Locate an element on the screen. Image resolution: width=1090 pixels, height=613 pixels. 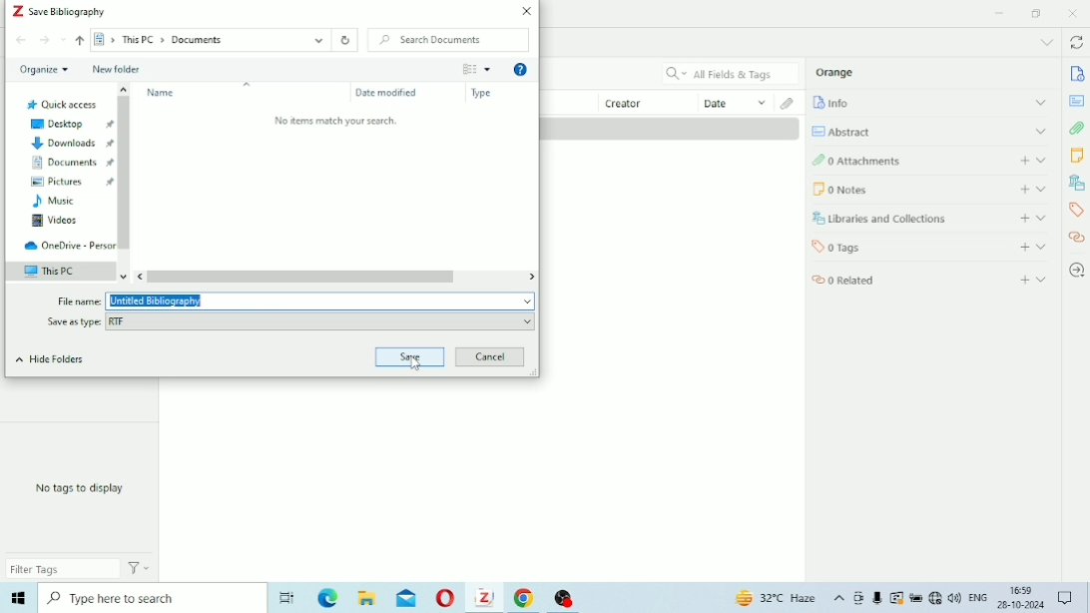
Up is located at coordinates (124, 89).